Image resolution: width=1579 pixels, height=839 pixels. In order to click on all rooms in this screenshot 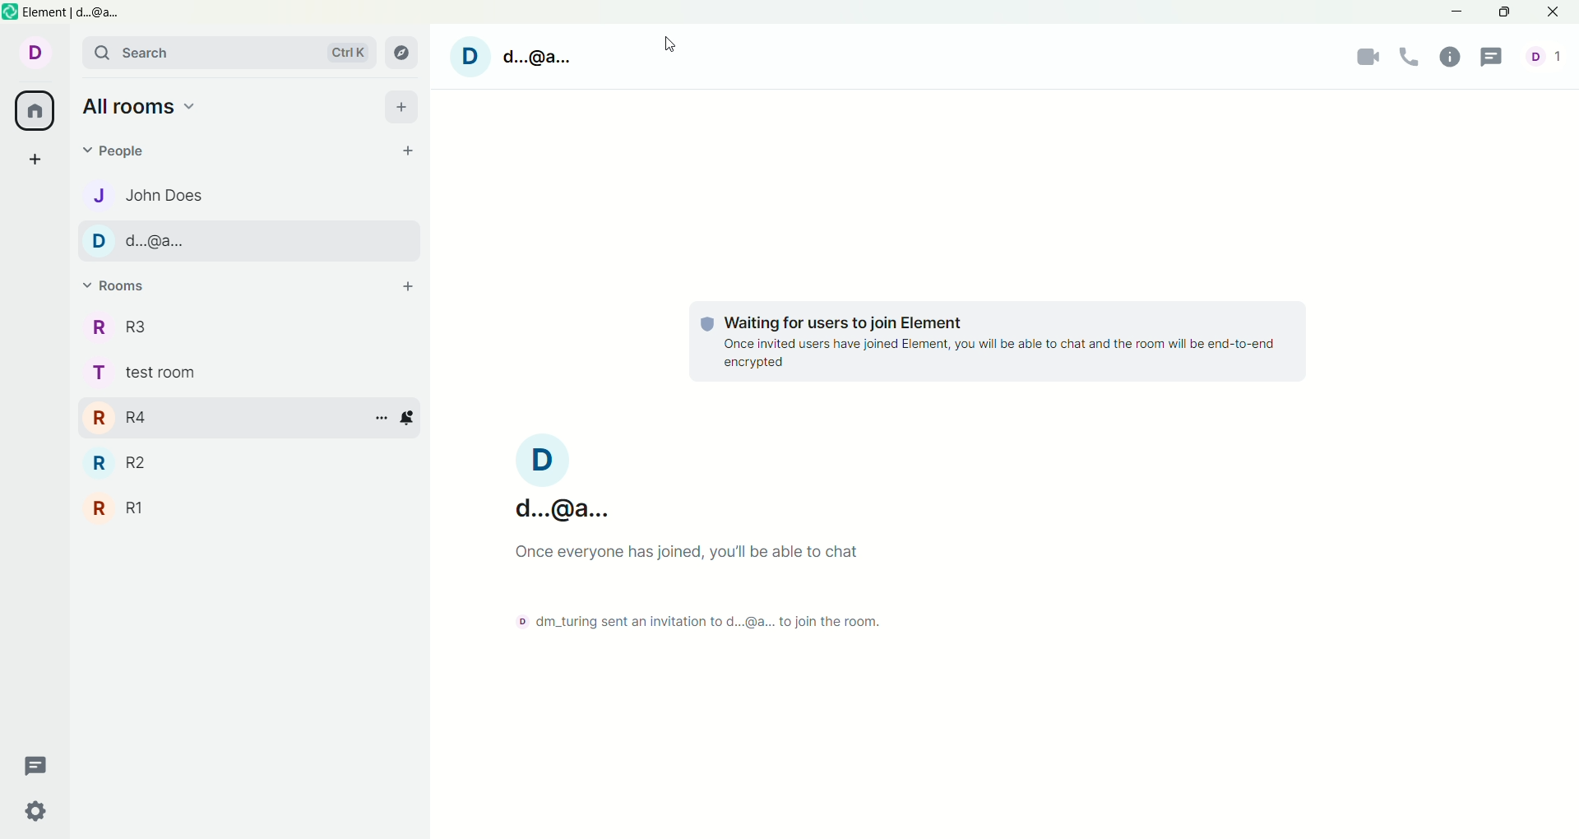, I will do `click(145, 105)`.